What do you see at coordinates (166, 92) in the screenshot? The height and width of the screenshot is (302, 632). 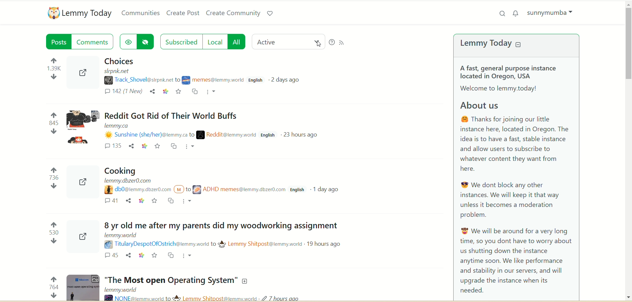 I see `context` at bounding box center [166, 92].